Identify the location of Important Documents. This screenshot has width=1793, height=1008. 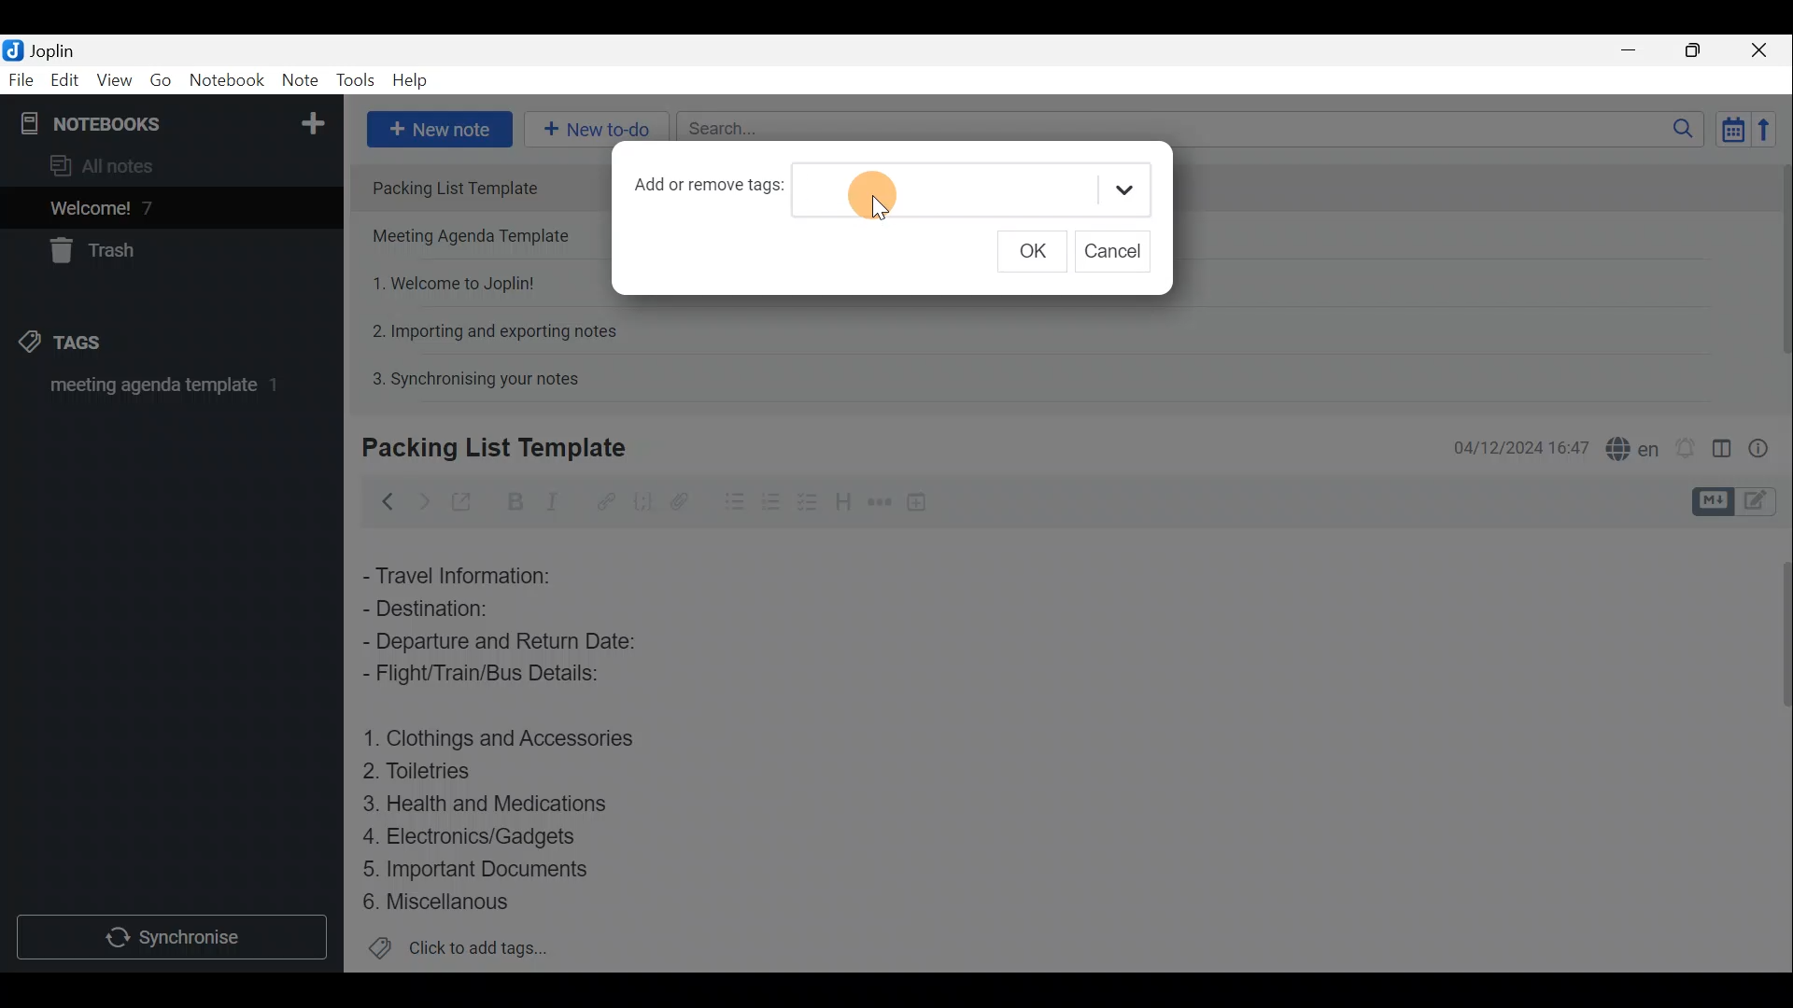
(480, 868).